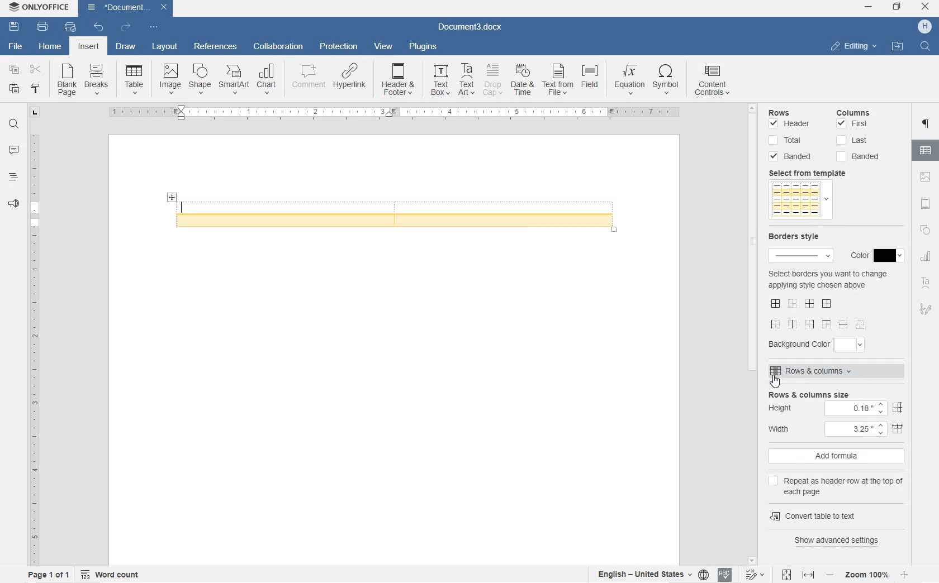 The image size is (939, 583). Describe the element at coordinates (35, 112) in the screenshot. I see `TAB` at that location.